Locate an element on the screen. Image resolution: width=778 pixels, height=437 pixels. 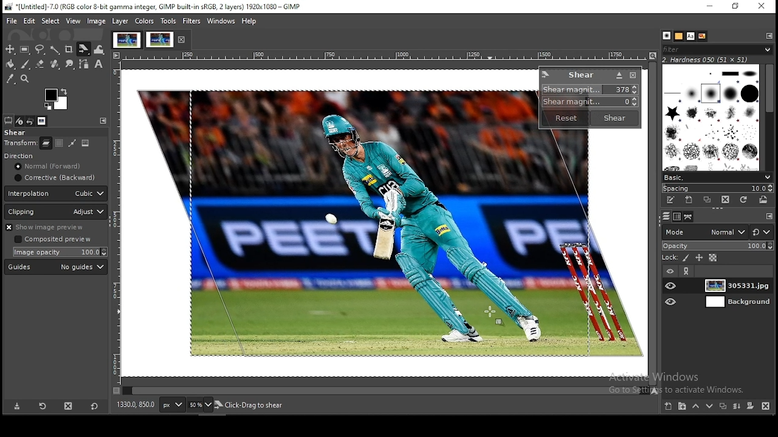
paths is located at coordinates (666, 216).